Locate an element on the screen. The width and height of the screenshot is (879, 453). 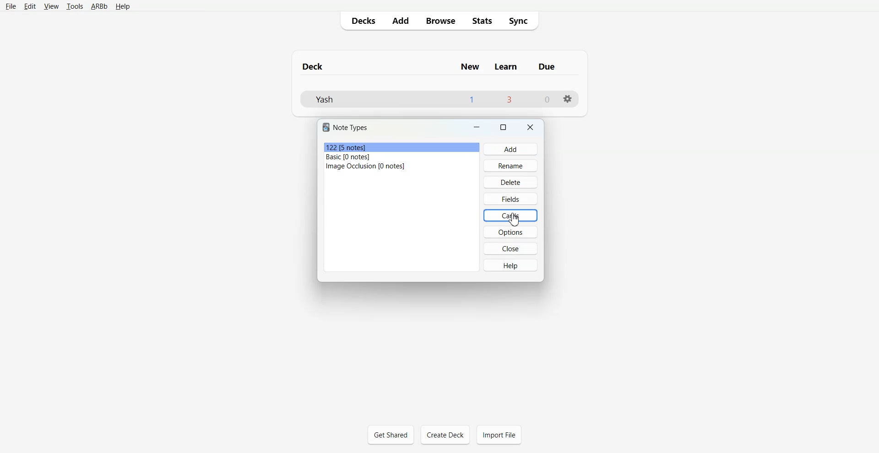
Options is located at coordinates (512, 232).